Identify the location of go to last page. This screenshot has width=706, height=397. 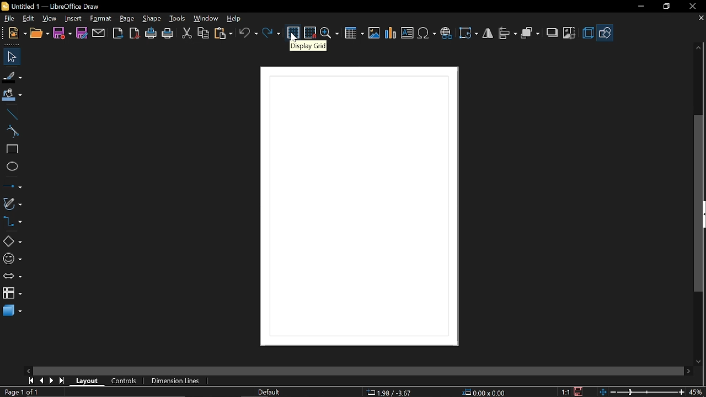
(63, 382).